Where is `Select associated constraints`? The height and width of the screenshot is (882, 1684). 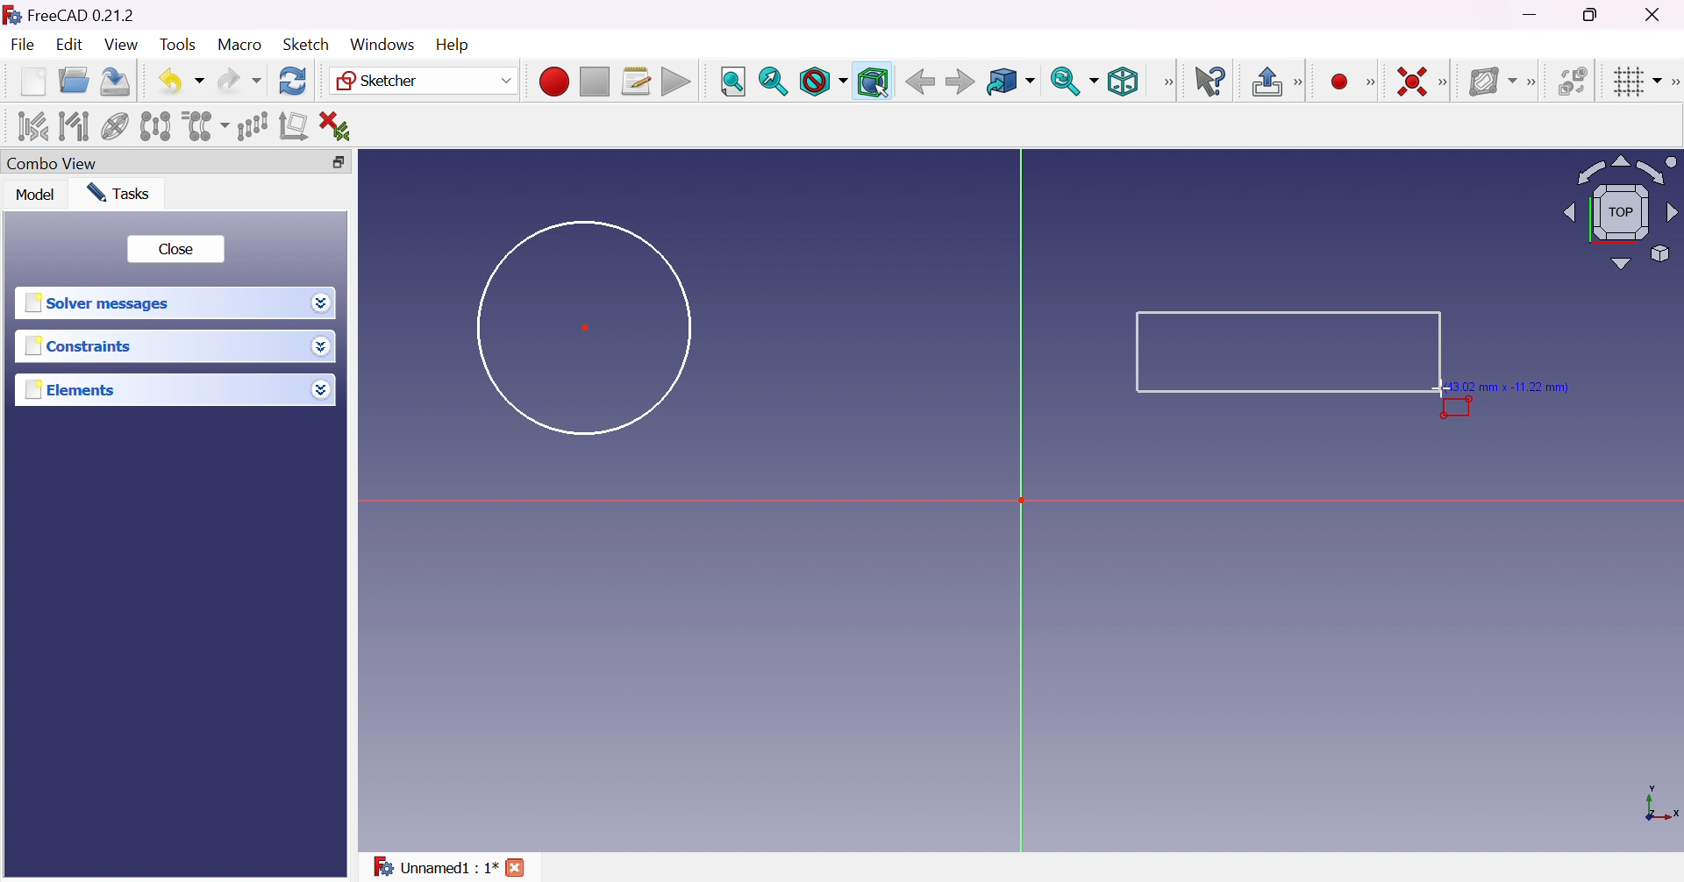 Select associated constraints is located at coordinates (30, 126).